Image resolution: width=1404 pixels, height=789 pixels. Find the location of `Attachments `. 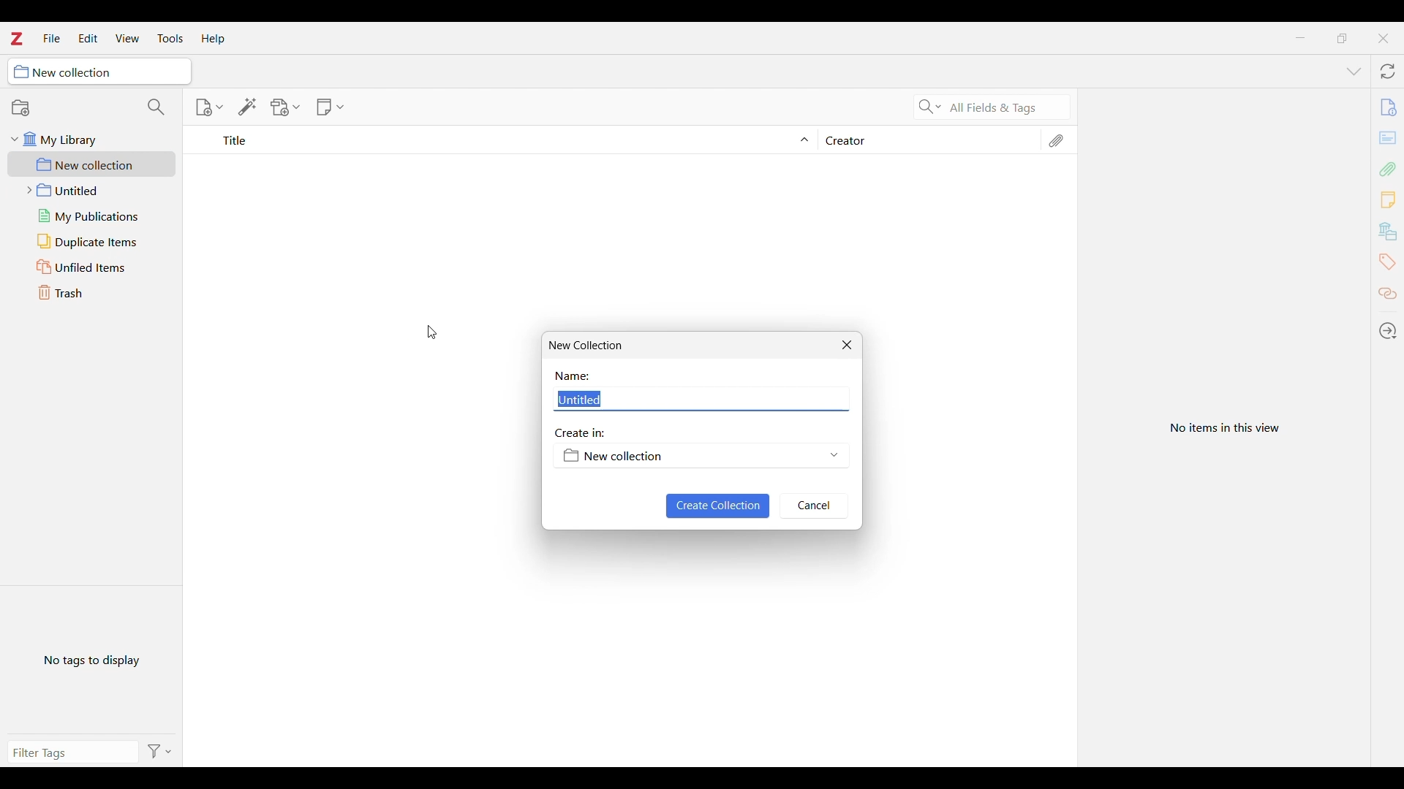

Attachments  is located at coordinates (1055, 141).